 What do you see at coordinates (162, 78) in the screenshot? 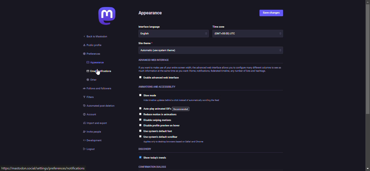
I see `enable advanced web interface` at bounding box center [162, 78].